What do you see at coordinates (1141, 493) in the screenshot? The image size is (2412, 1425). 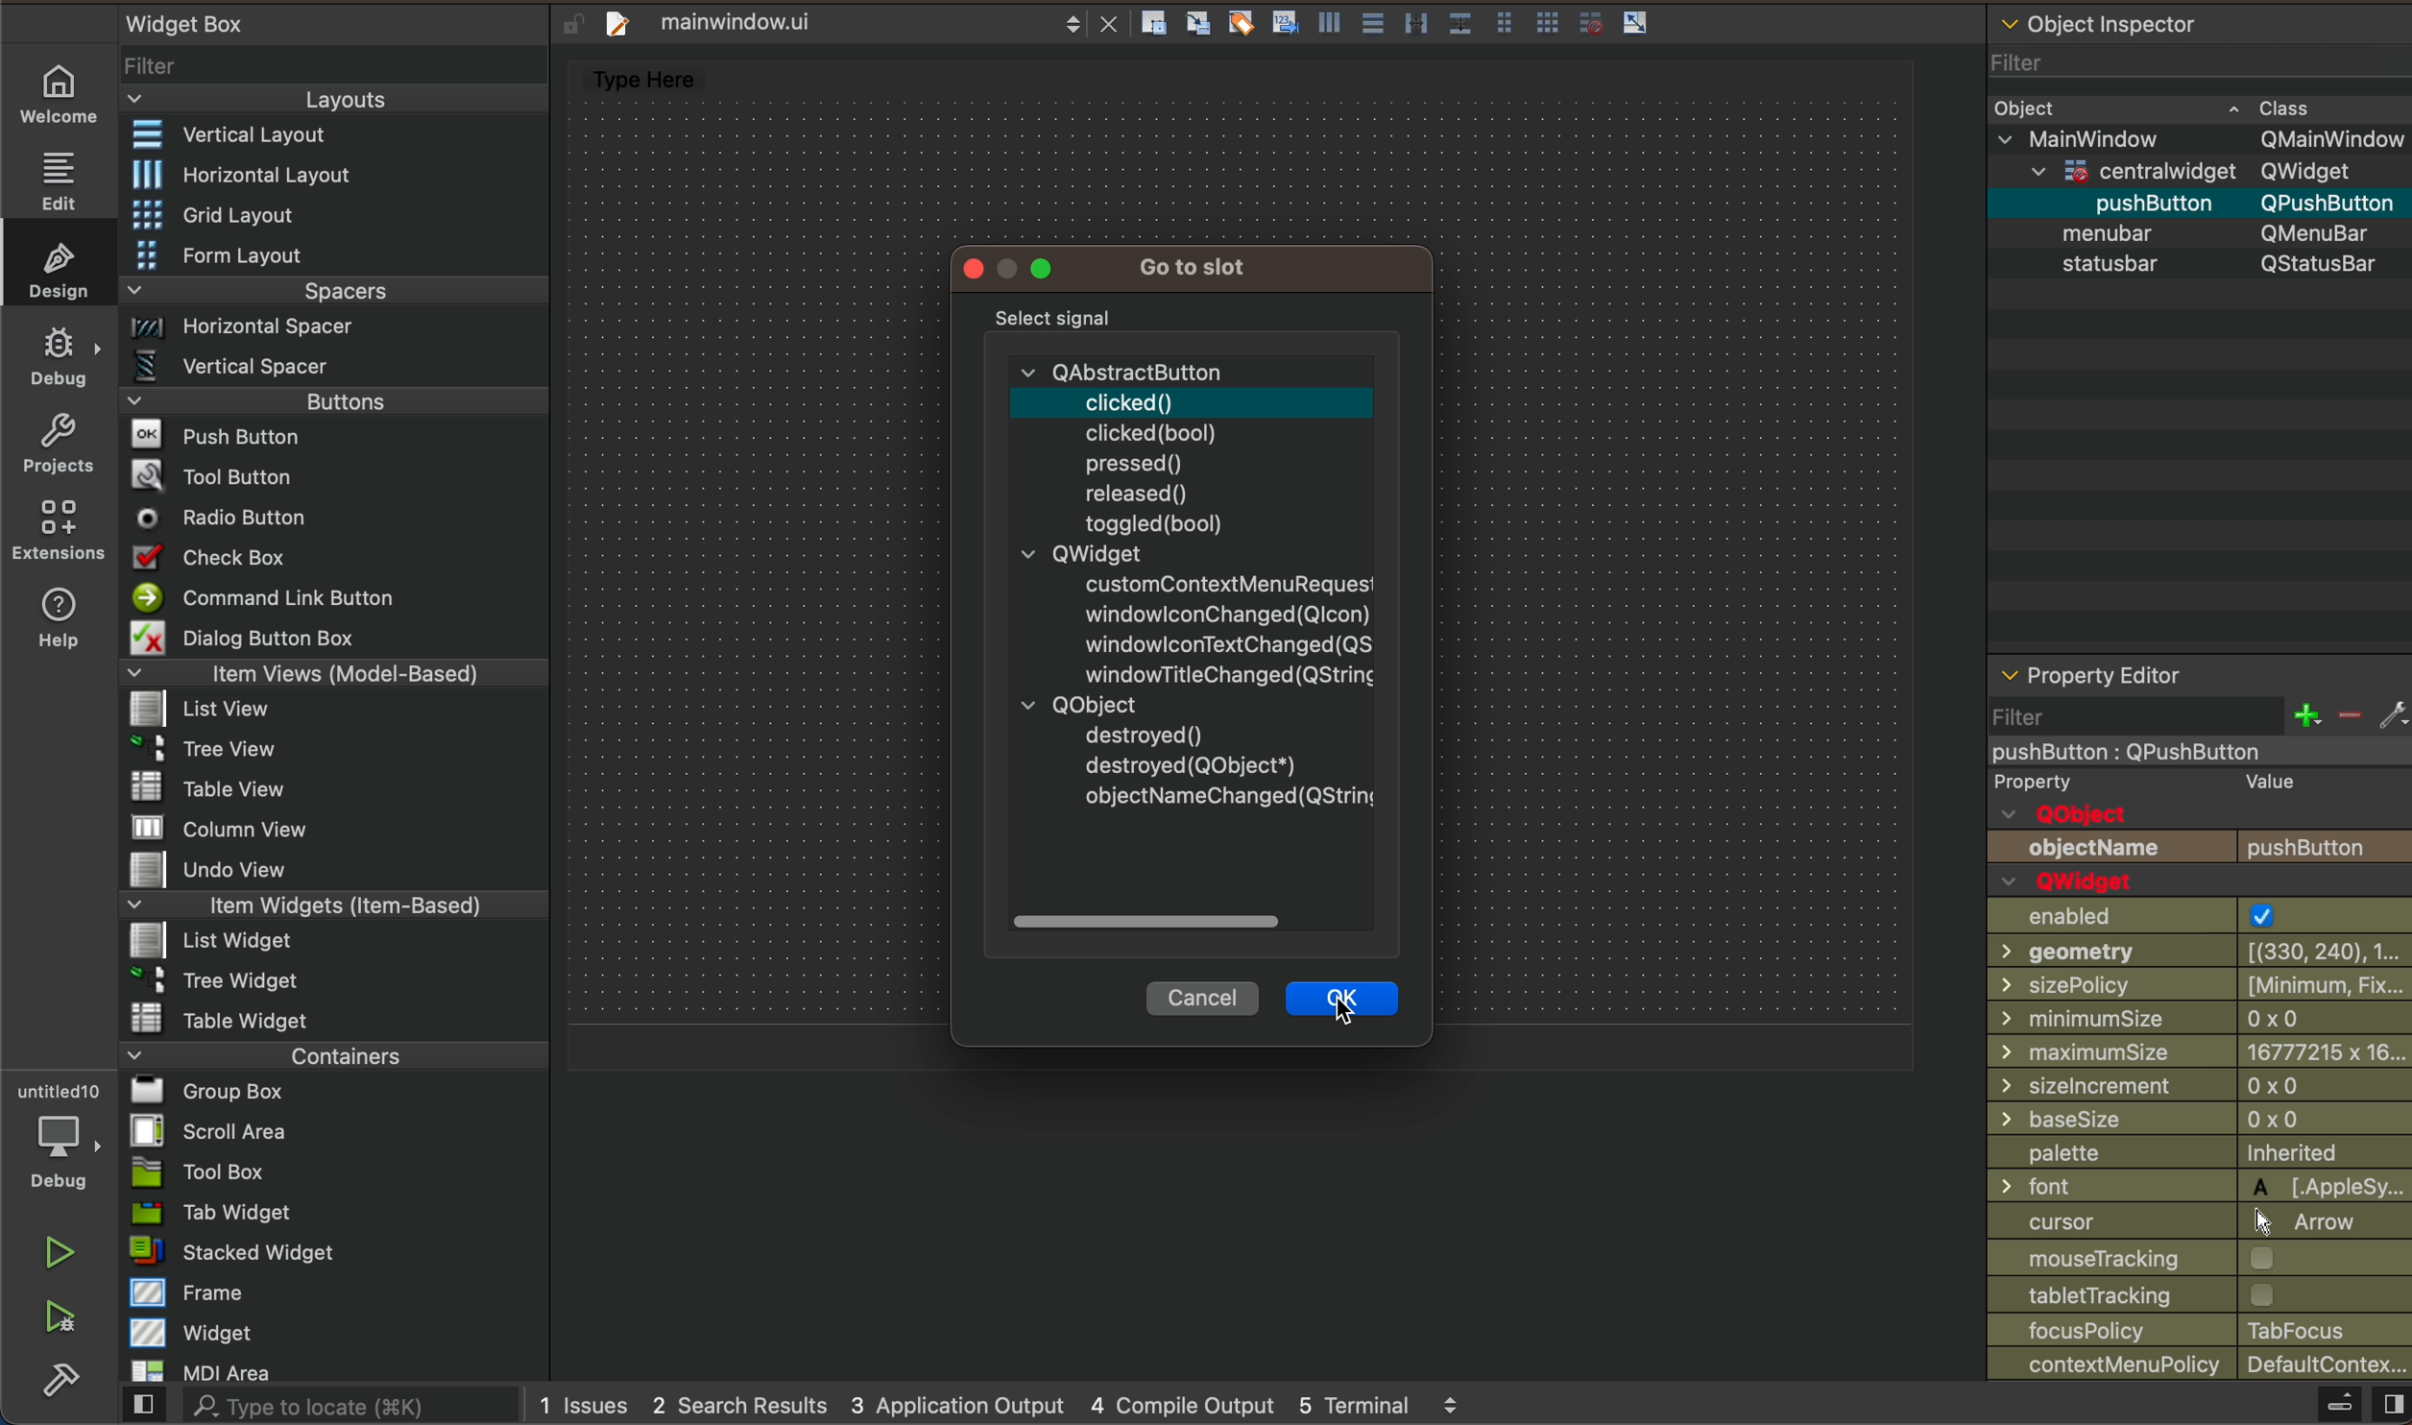 I see `released()` at bounding box center [1141, 493].